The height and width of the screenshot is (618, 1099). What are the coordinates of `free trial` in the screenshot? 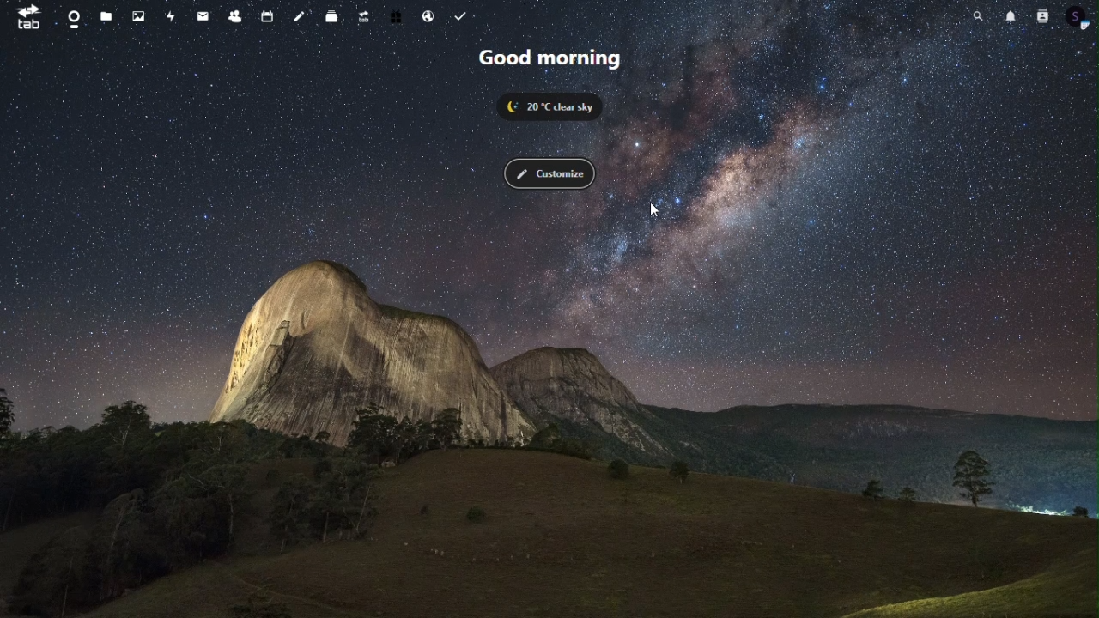 It's located at (398, 18).